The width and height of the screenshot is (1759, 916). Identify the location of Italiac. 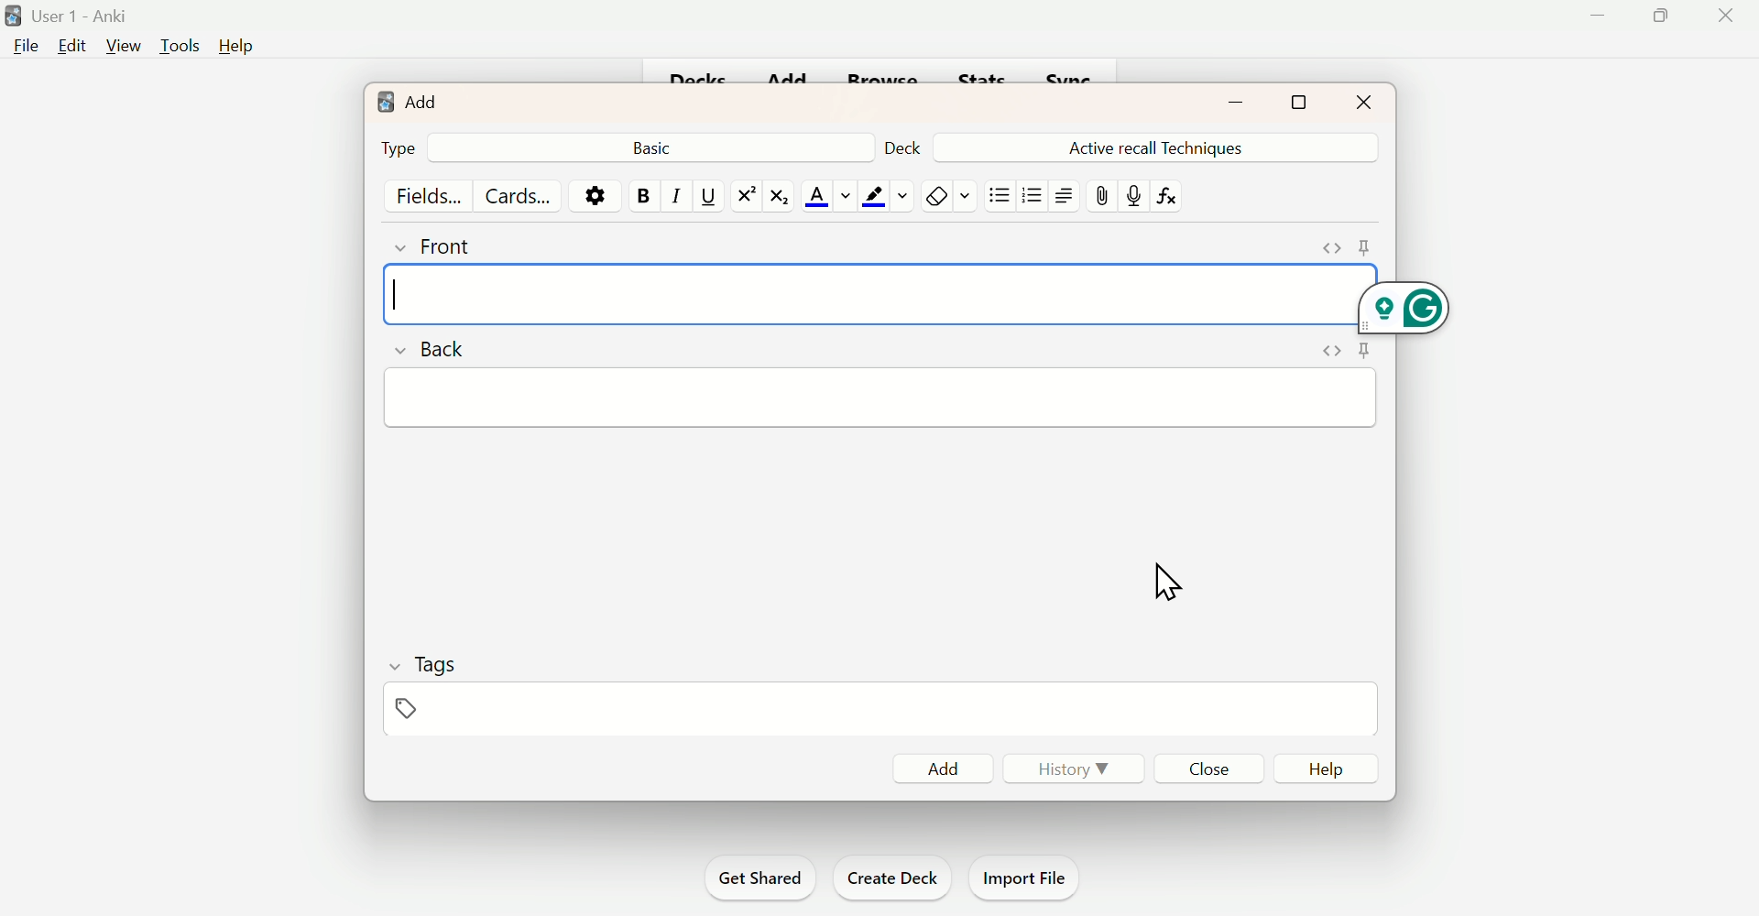
(671, 194).